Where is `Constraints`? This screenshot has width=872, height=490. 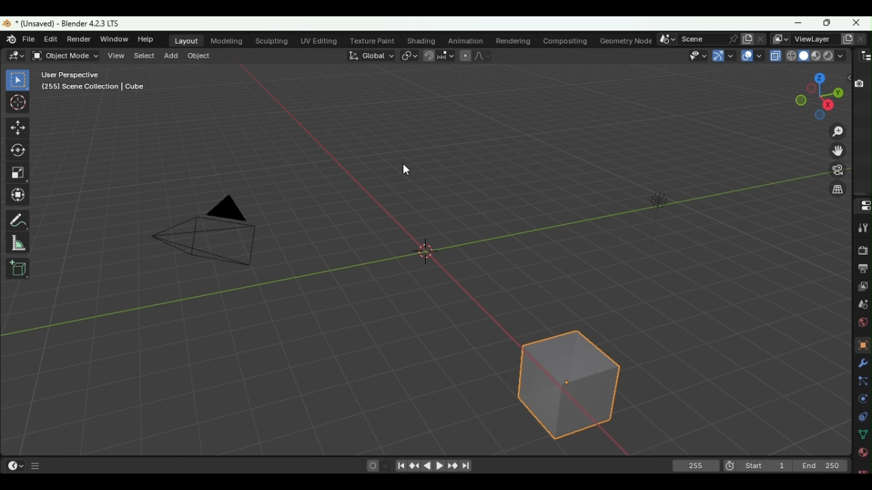
Constraints is located at coordinates (862, 416).